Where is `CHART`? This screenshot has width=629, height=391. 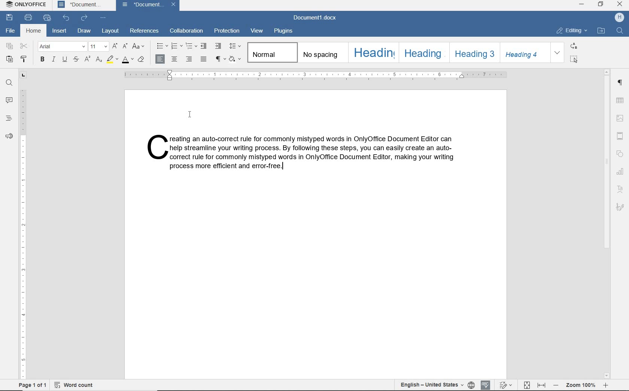
CHART is located at coordinates (621, 171).